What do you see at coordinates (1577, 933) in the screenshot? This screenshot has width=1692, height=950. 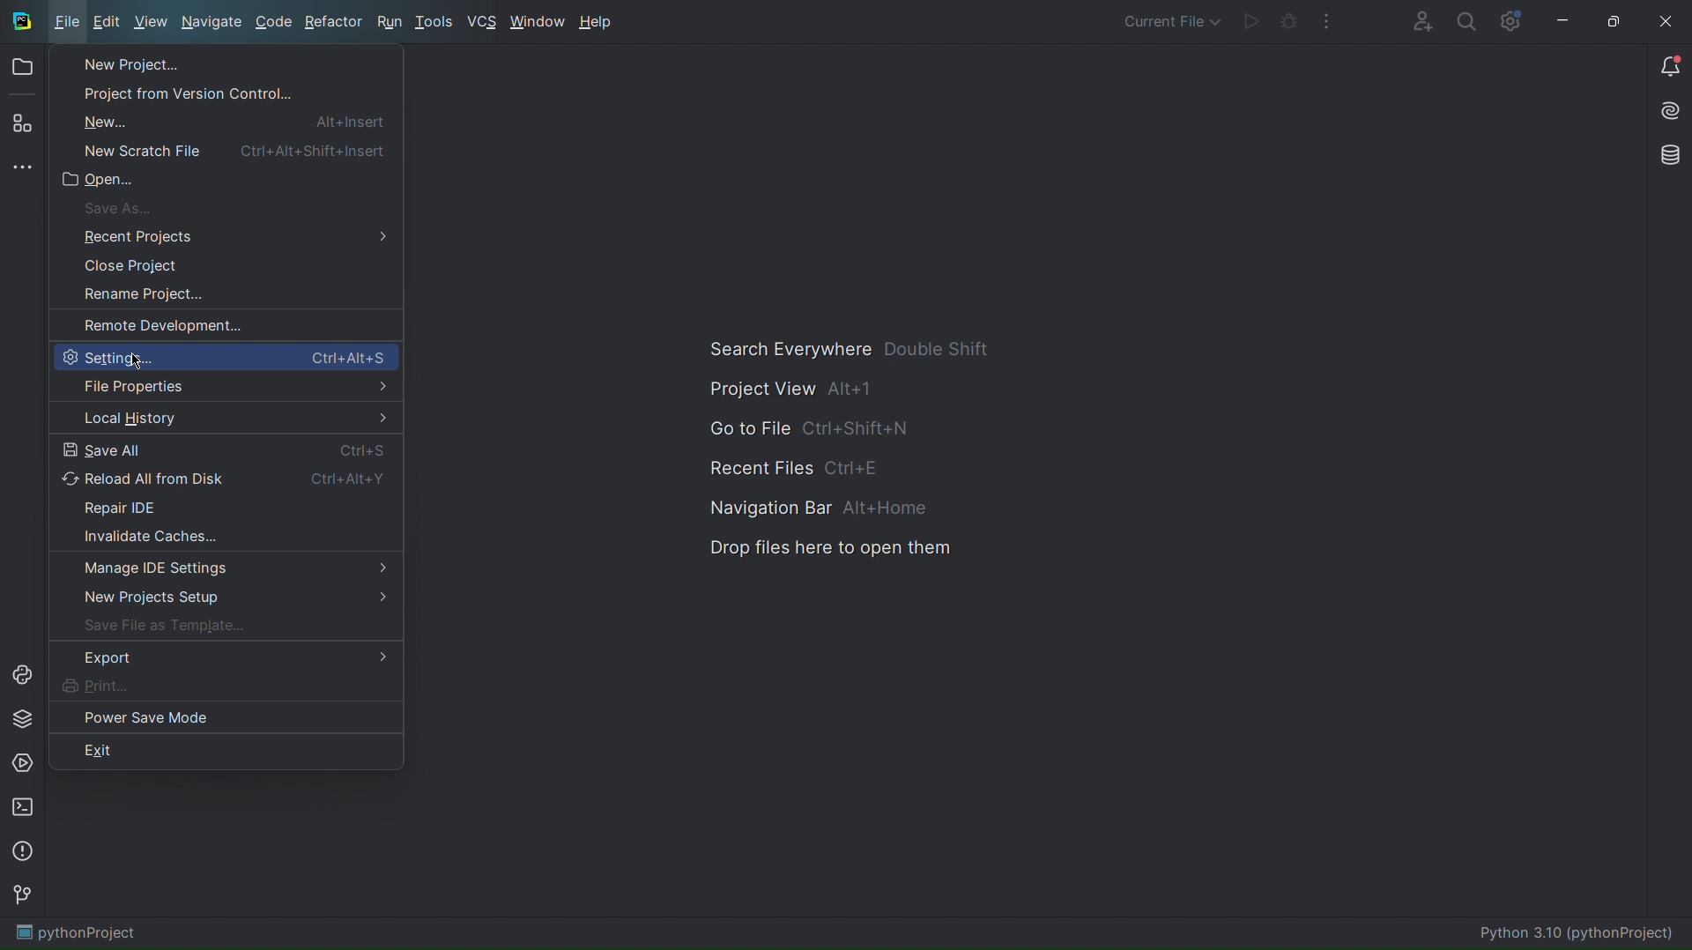 I see `Python 3.10 (pythonProject)` at bounding box center [1577, 933].